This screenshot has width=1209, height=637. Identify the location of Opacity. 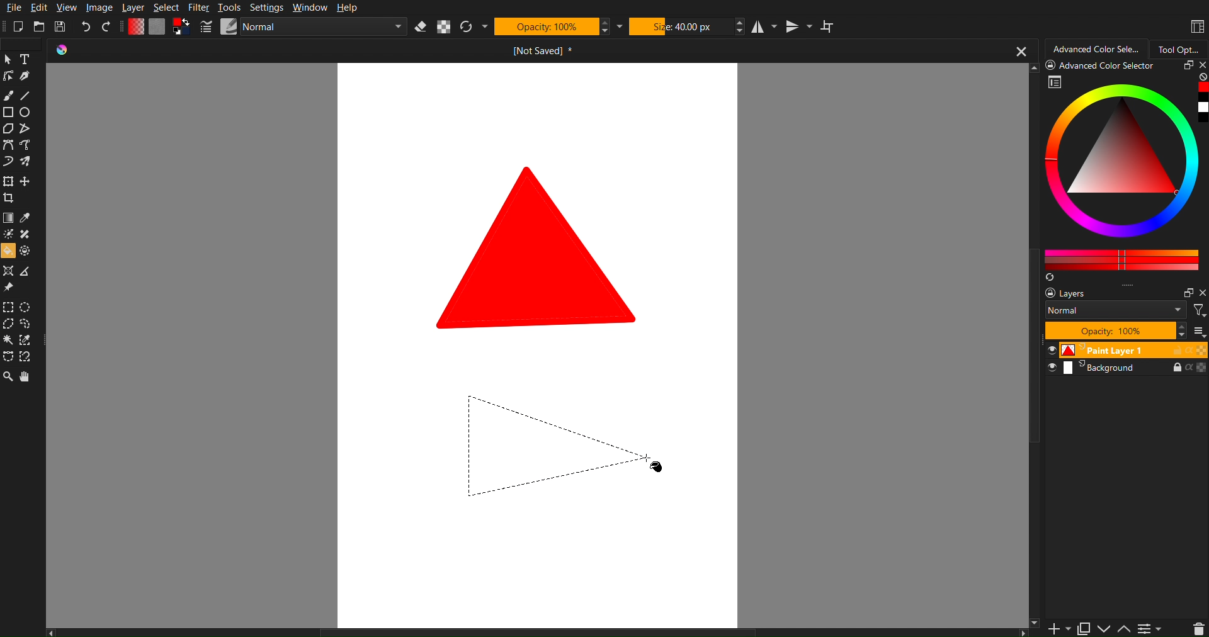
(545, 27).